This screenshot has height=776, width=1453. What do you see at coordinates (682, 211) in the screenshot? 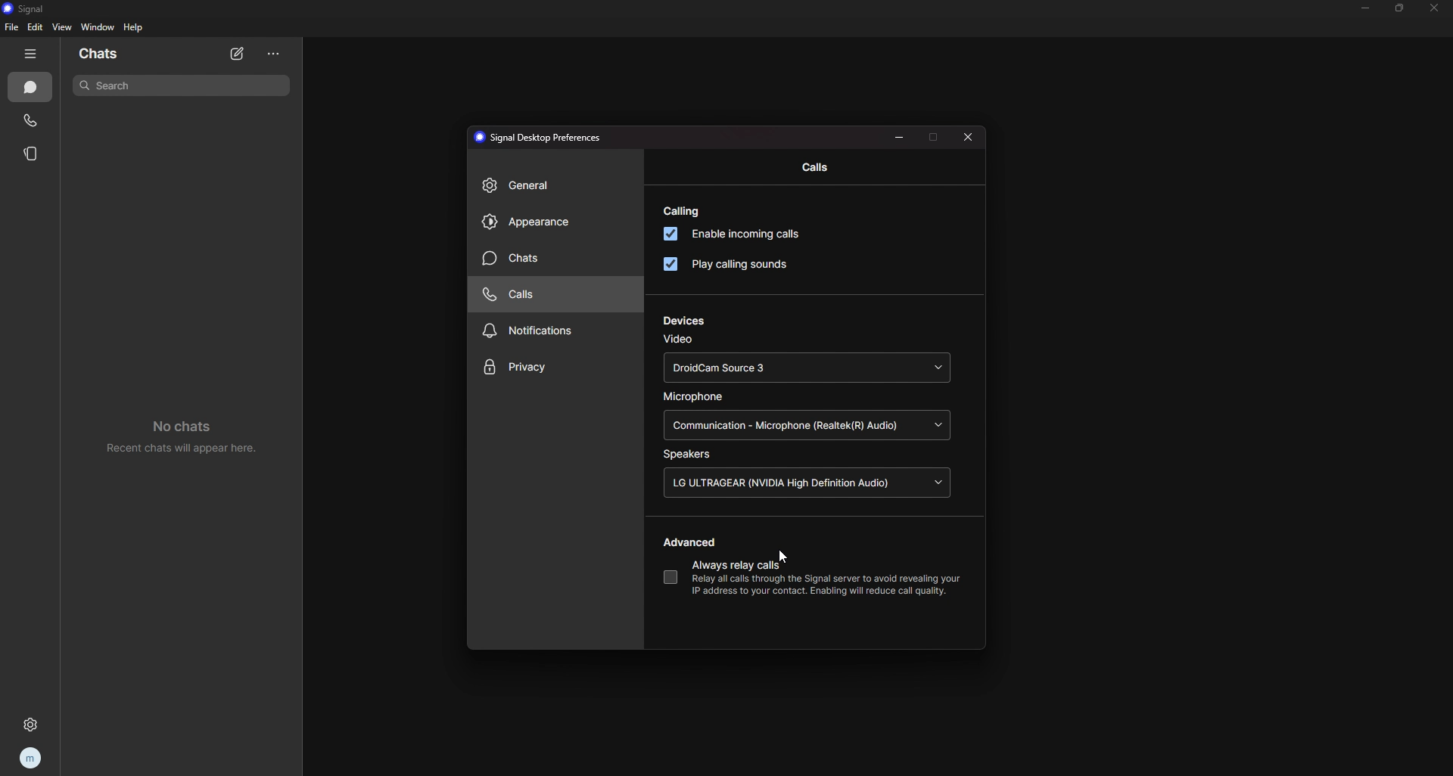
I see `calling` at bounding box center [682, 211].